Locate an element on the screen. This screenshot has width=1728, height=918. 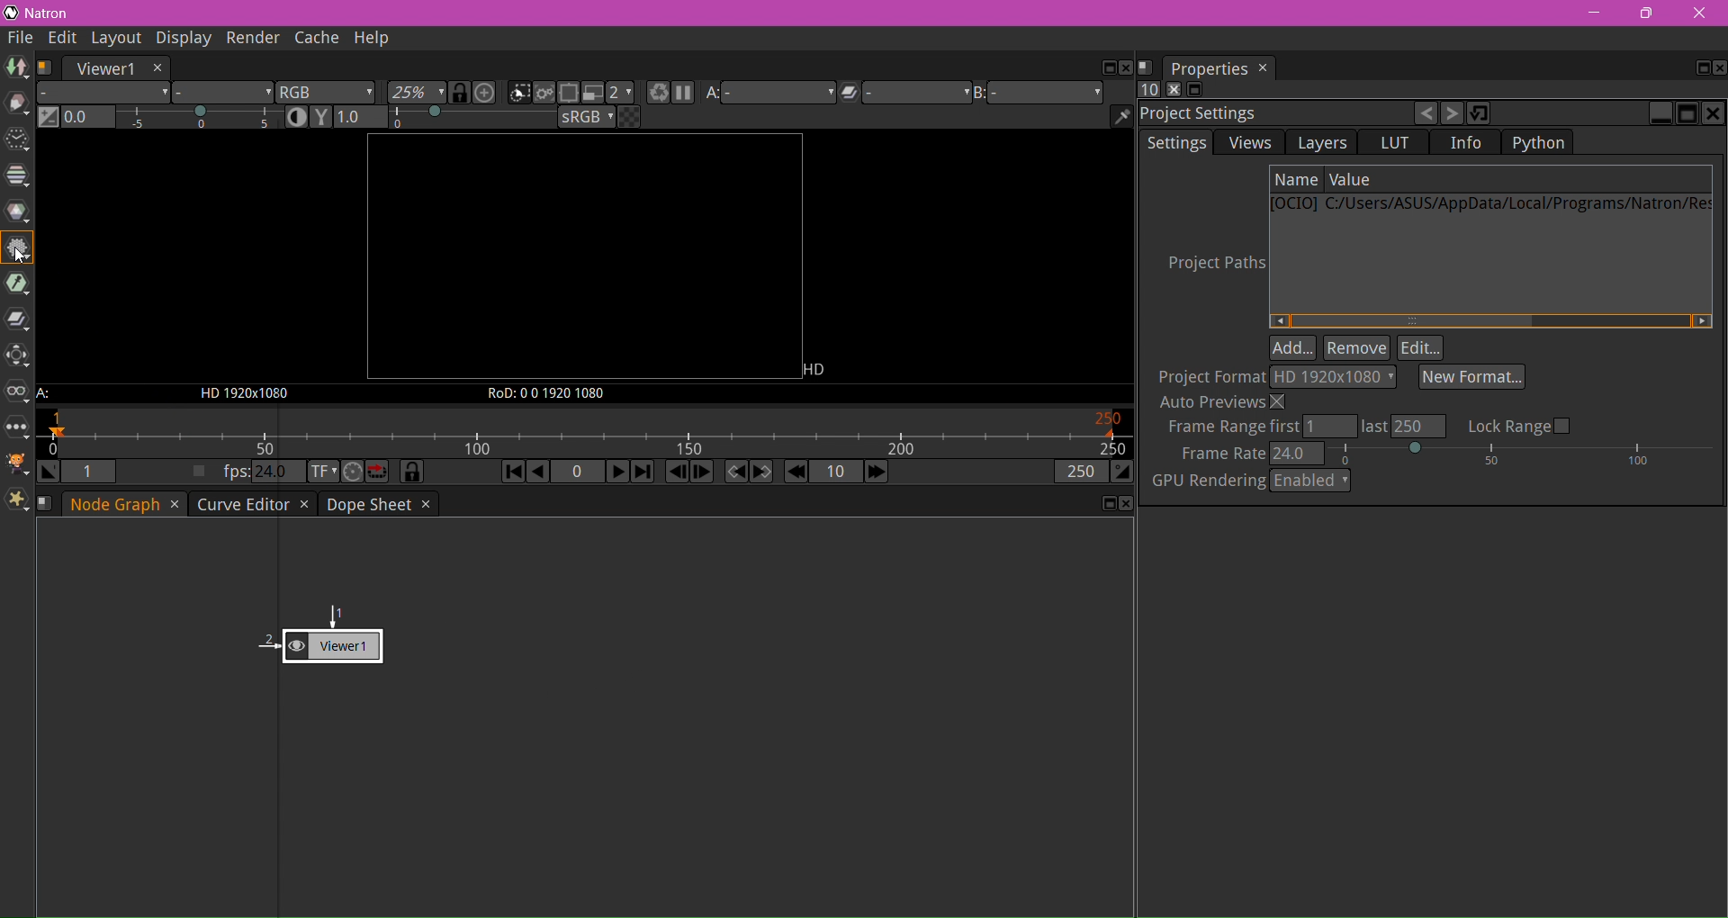
The playback frame is located at coordinates (582, 434).